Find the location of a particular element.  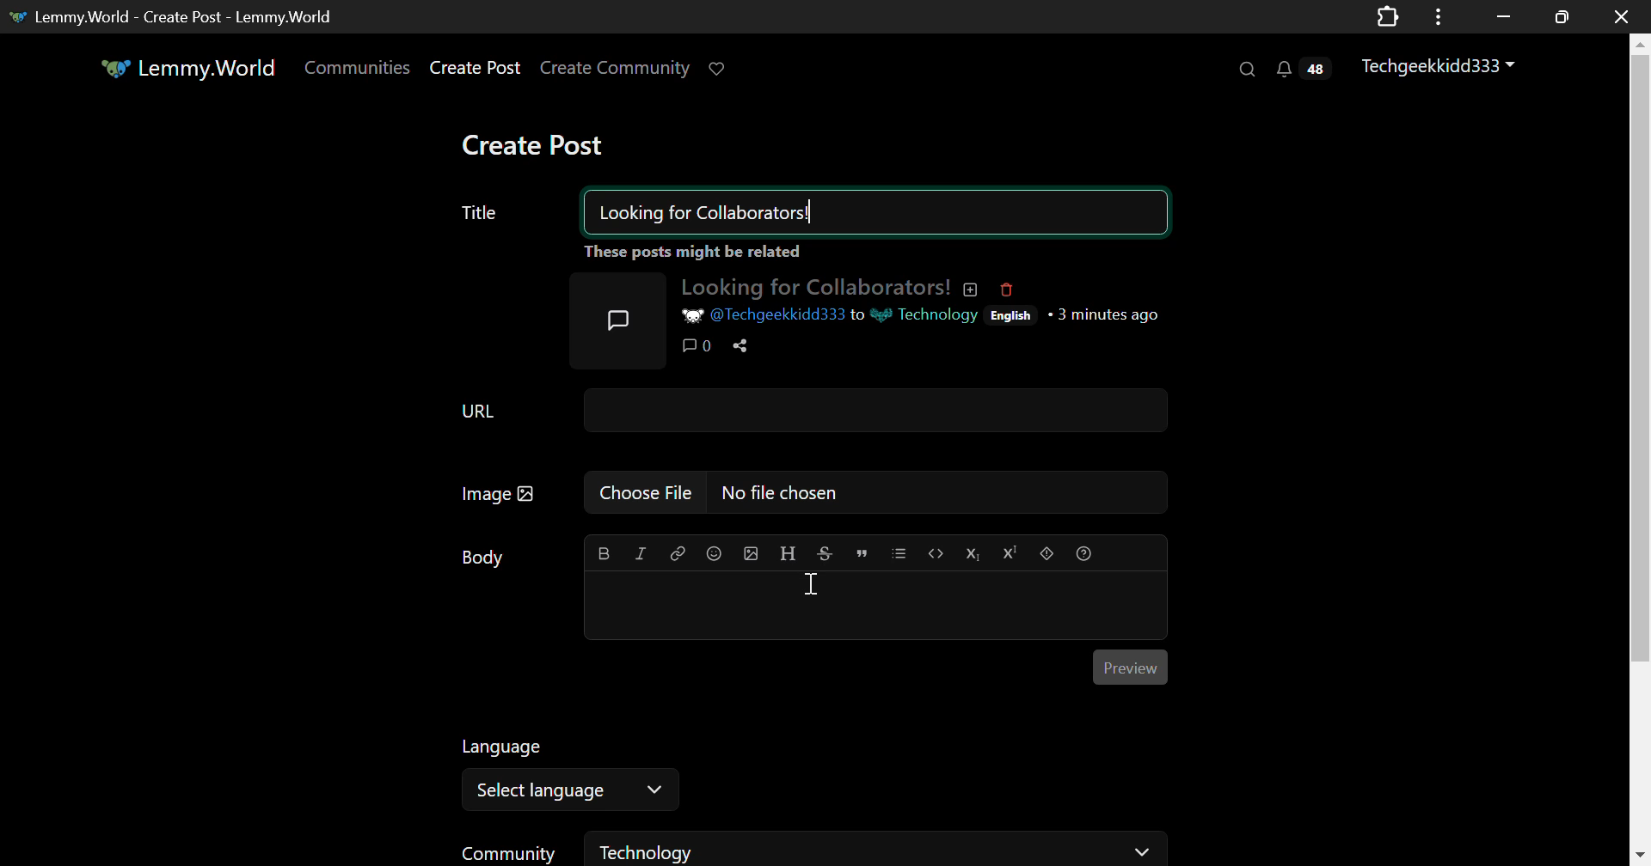

Communities is located at coordinates (359, 69).